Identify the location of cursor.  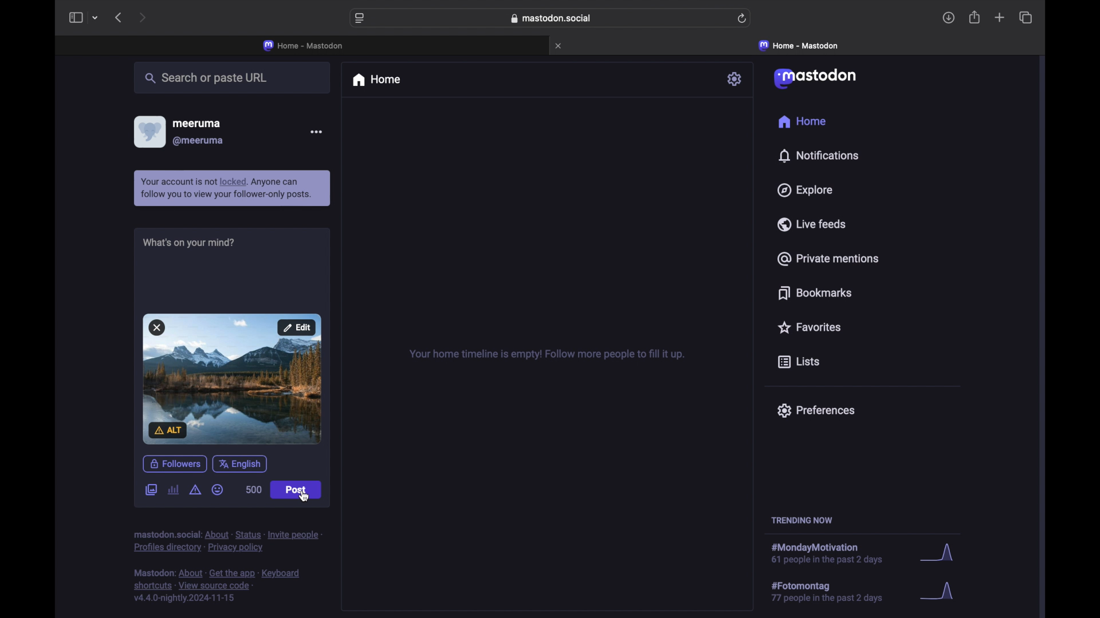
(305, 496).